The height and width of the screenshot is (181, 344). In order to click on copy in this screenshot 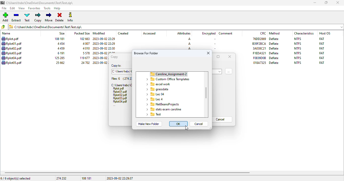, I will do `click(114, 57)`.